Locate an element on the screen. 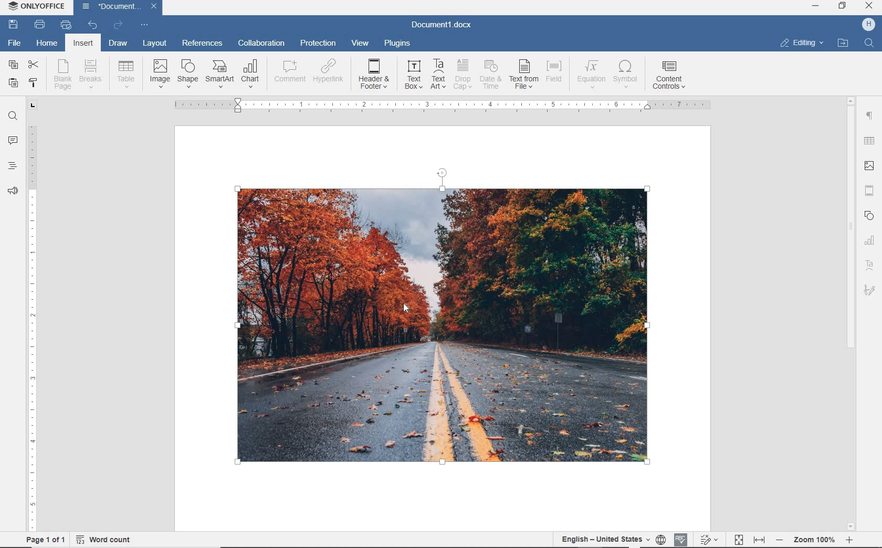 The height and width of the screenshot is (548, 882). H (user account) is located at coordinates (869, 24).